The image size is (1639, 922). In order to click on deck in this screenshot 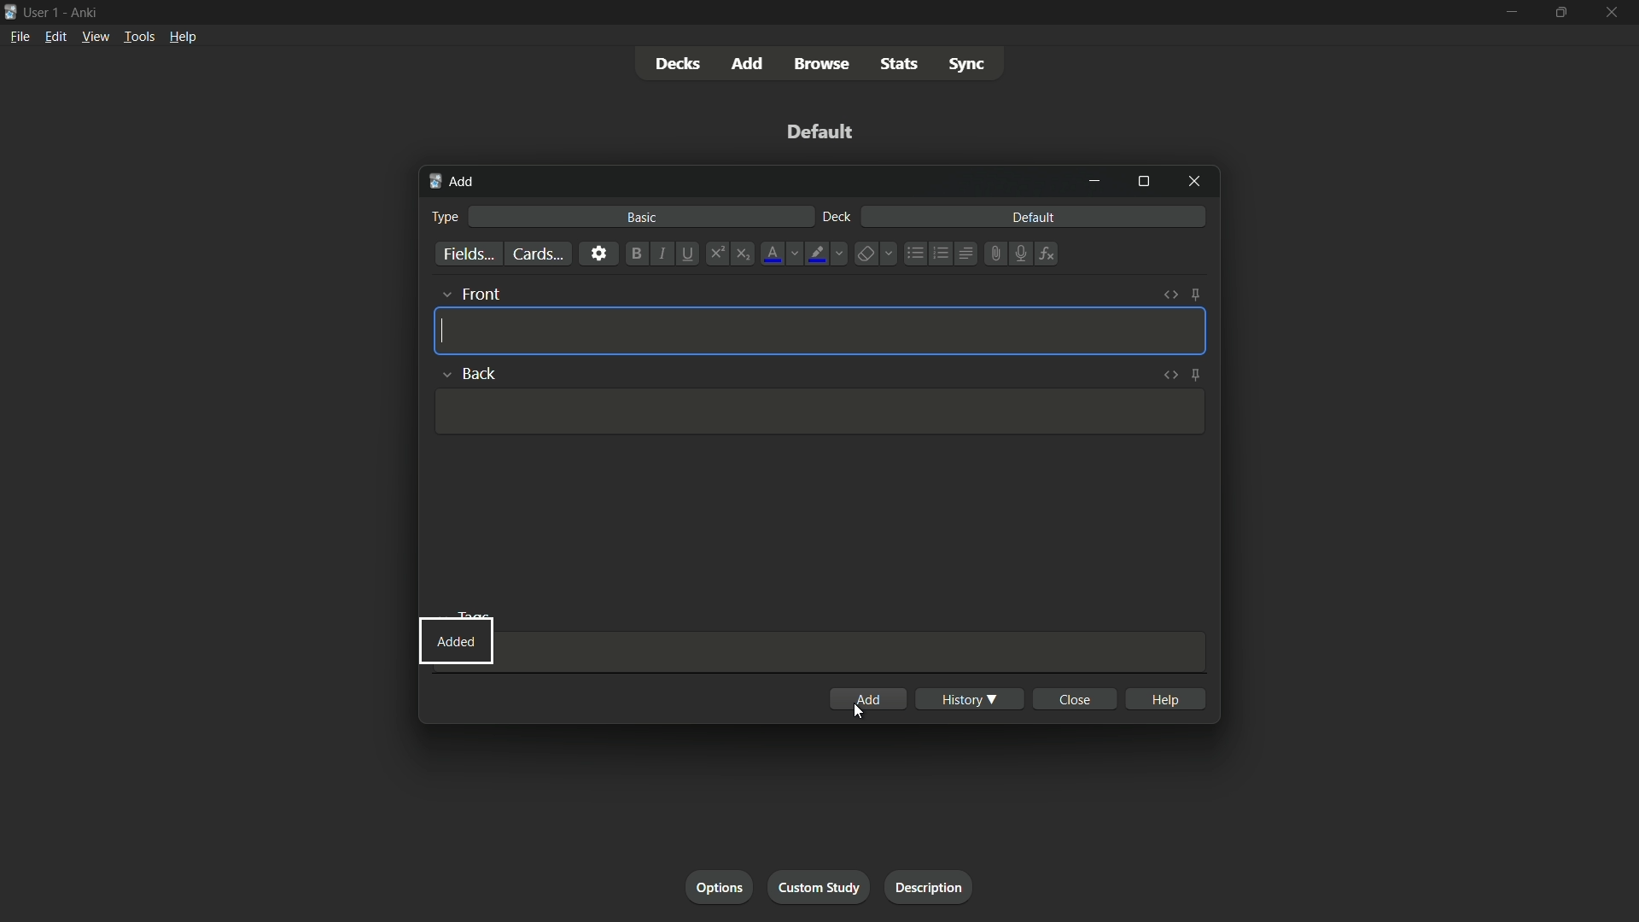, I will do `click(836, 218)`.